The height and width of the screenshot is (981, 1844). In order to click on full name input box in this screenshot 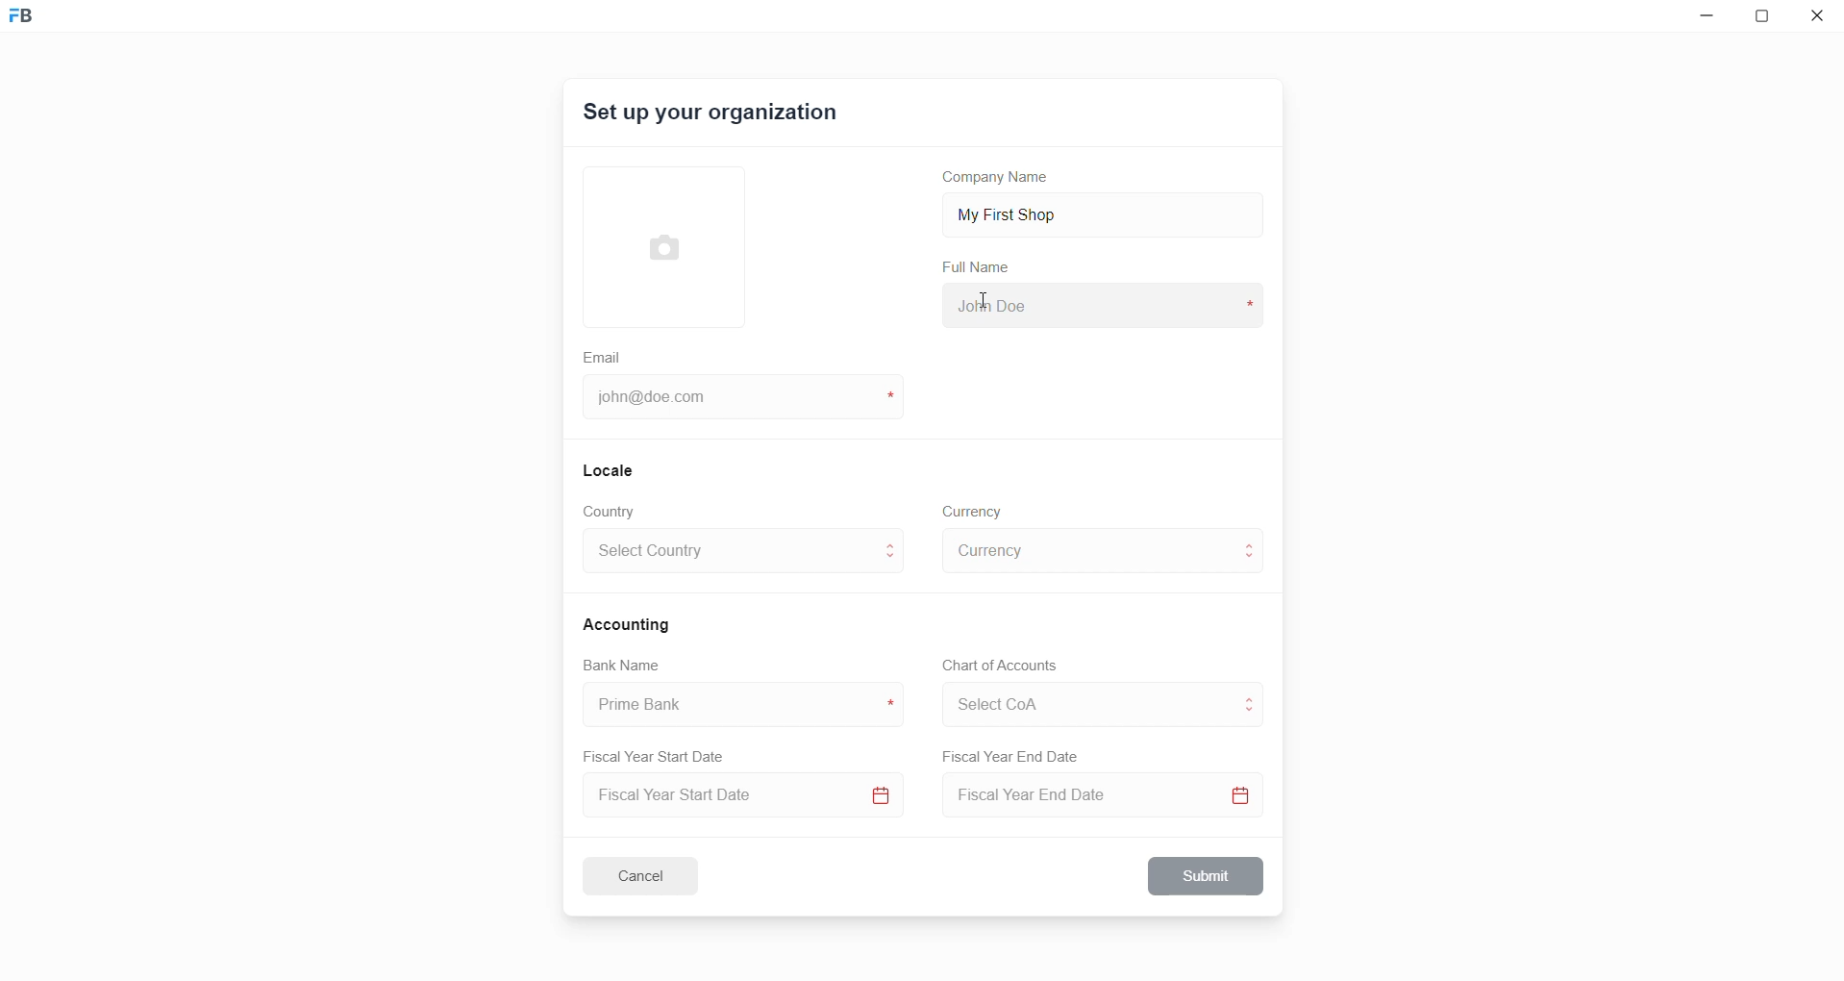, I will do `click(1100, 304)`.